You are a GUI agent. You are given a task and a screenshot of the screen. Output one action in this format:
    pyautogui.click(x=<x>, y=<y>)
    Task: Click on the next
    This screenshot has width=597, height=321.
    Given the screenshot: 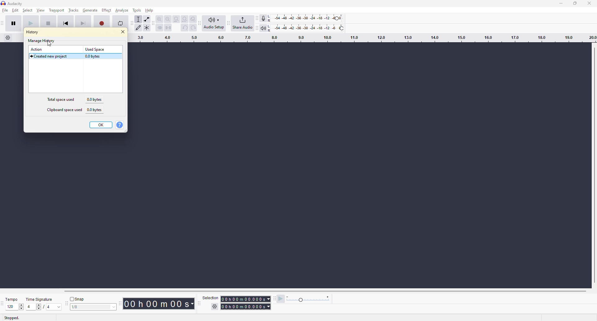 What is the action you would take?
    pyautogui.click(x=83, y=23)
    